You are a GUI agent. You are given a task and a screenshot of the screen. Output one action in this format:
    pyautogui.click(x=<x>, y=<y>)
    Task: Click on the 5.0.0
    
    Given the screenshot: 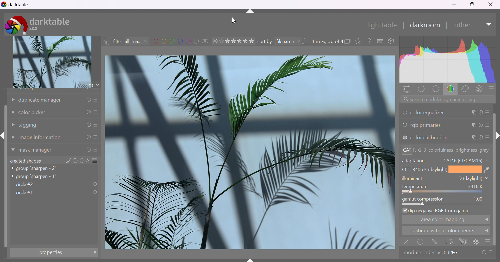 What is the action you would take?
    pyautogui.click(x=36, y=30)
    